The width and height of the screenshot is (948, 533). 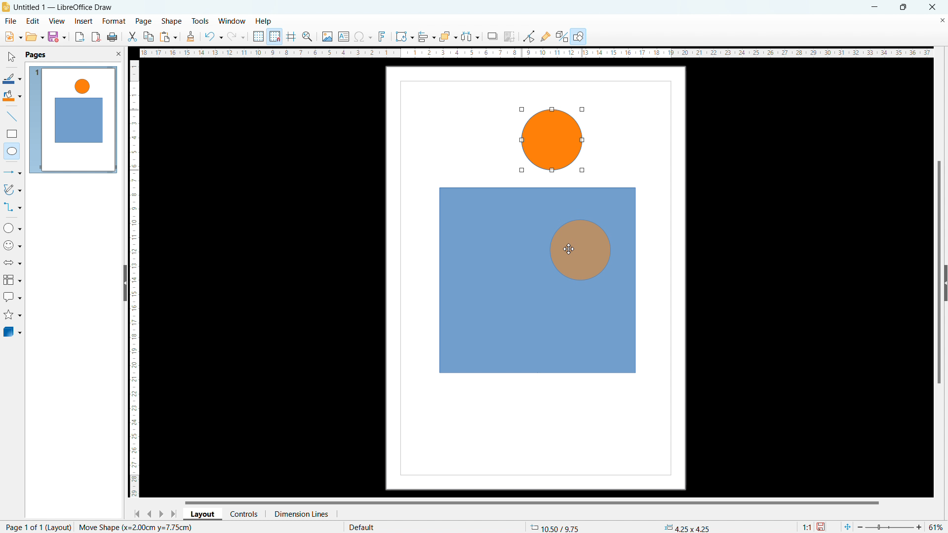 What do you see at coordinates (492, 37) in the screenshot?
I see `shadow` at bounding box center [492, 37].